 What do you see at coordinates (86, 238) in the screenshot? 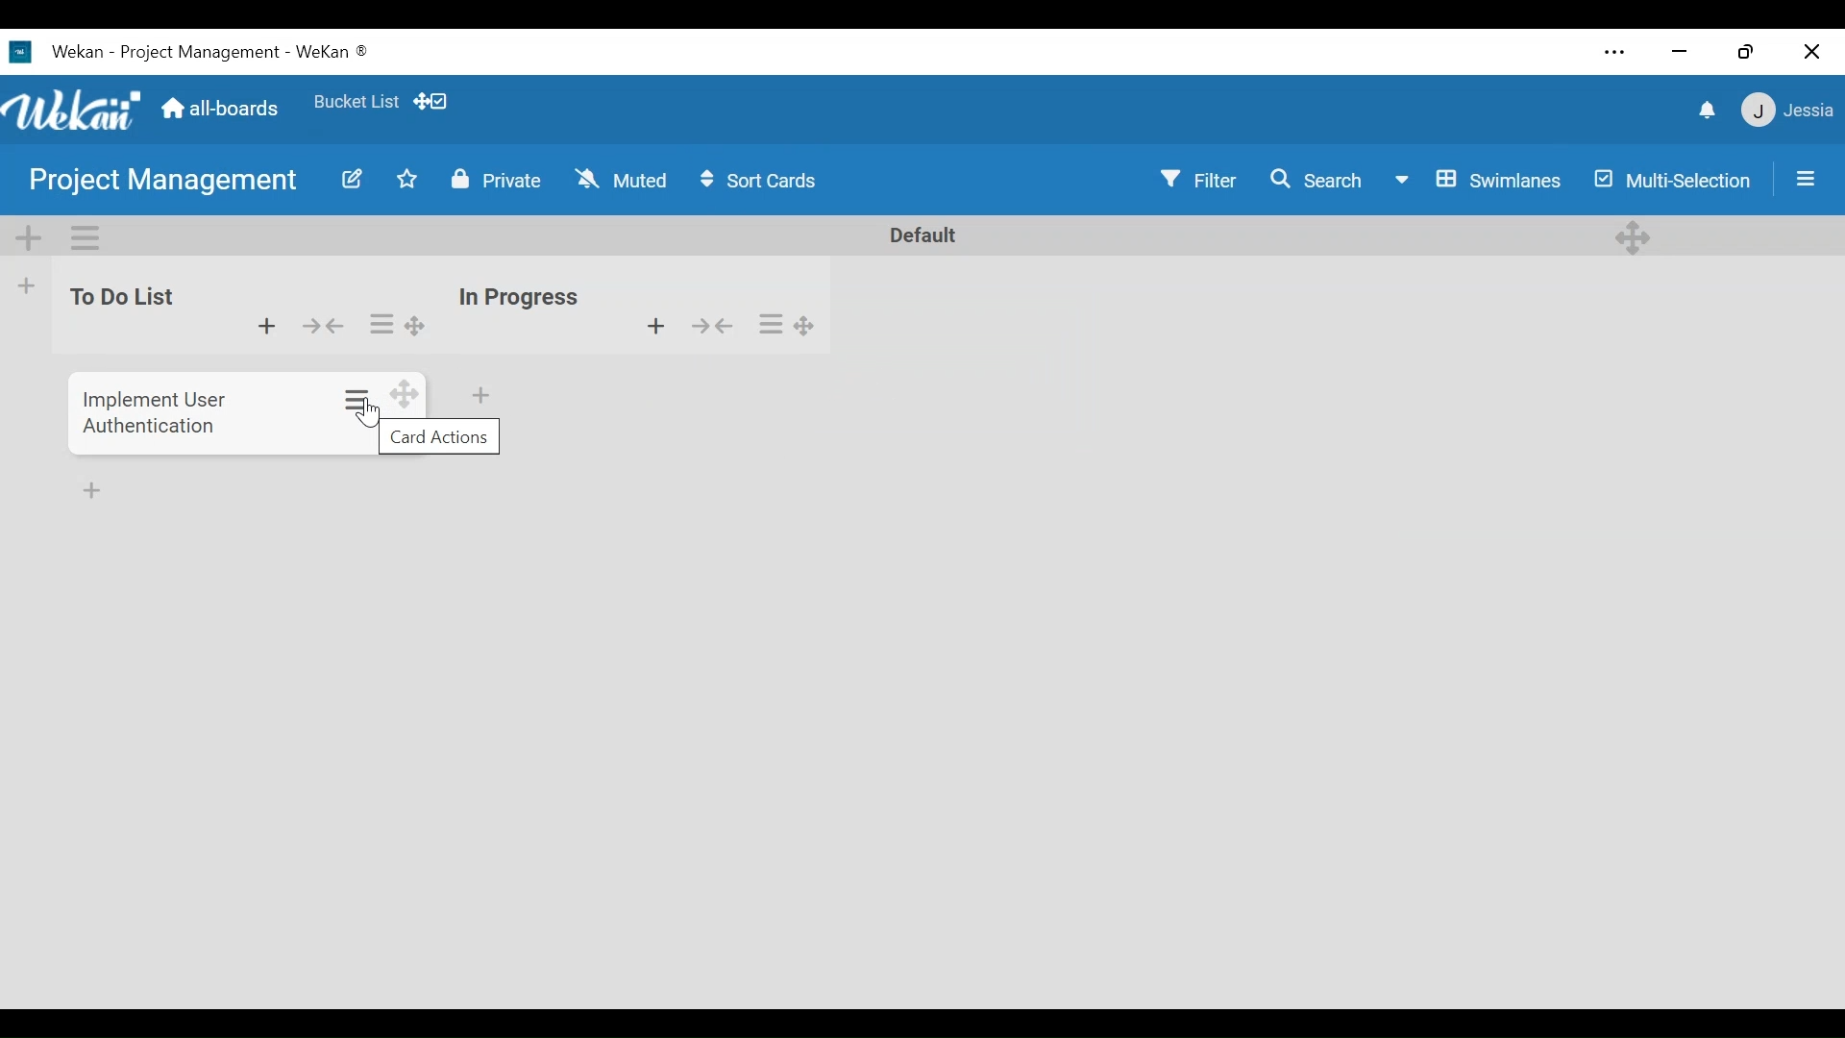
I see `Swimlane actions` at bounding box center [86, 238].